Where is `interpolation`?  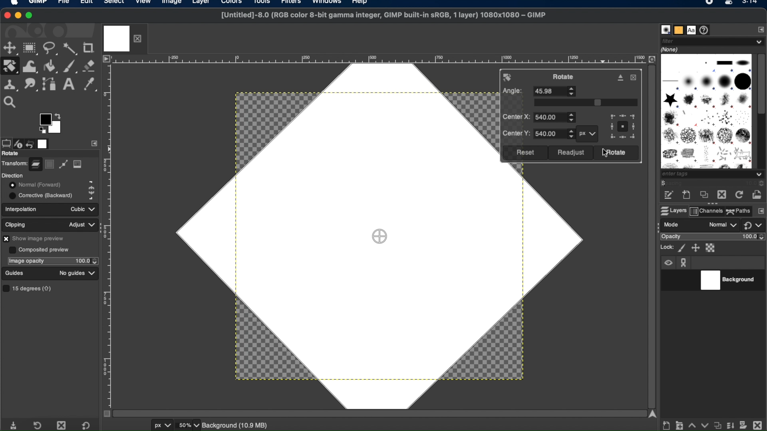
interpolation is located at coordinates (23, 209).